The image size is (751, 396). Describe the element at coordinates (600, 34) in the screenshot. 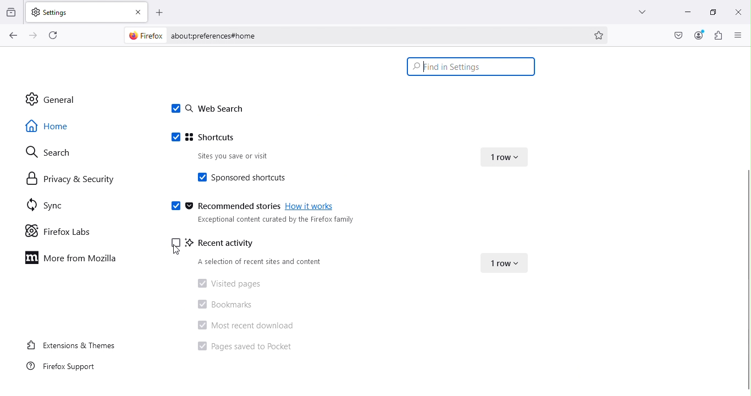

I see `Bookmark this page` at that location.